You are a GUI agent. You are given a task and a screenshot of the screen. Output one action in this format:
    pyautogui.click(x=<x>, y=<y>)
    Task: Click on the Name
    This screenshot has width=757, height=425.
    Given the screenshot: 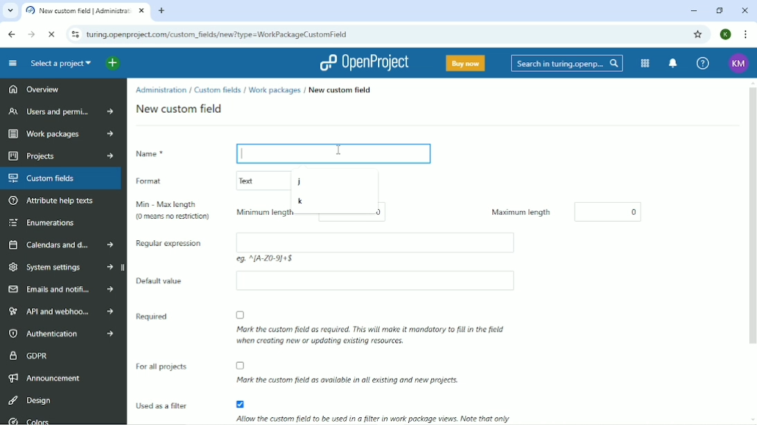 What is the action you would take?
    pyautogui.click(x=166, y=156)
    